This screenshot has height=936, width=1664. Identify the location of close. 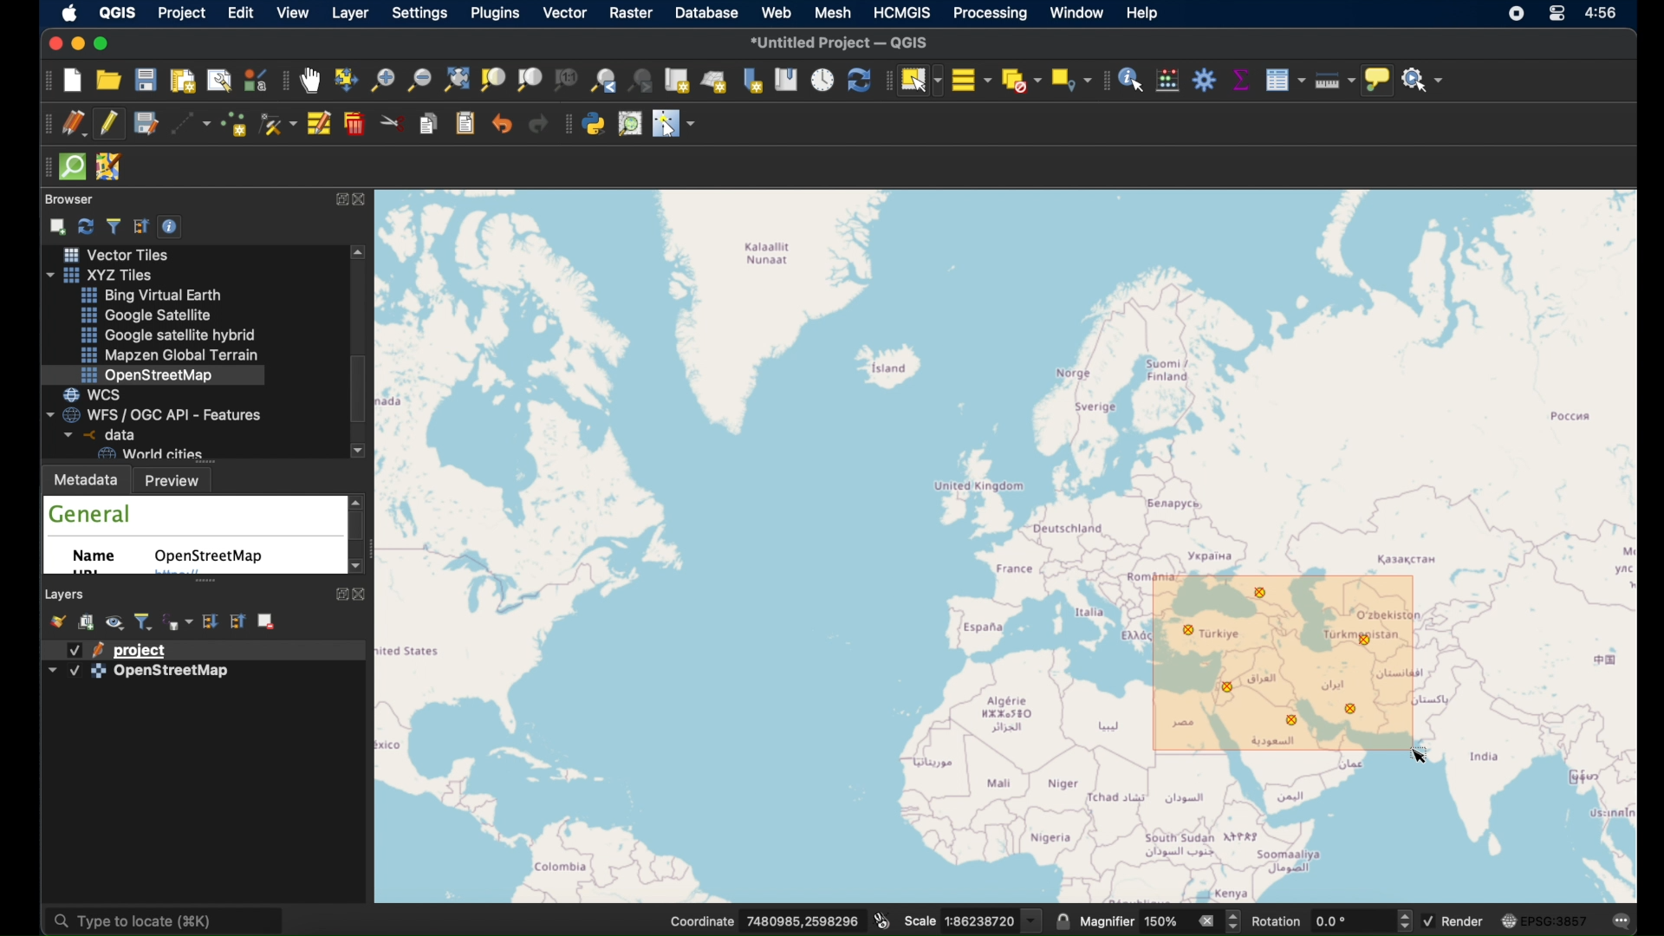
(51, 42).